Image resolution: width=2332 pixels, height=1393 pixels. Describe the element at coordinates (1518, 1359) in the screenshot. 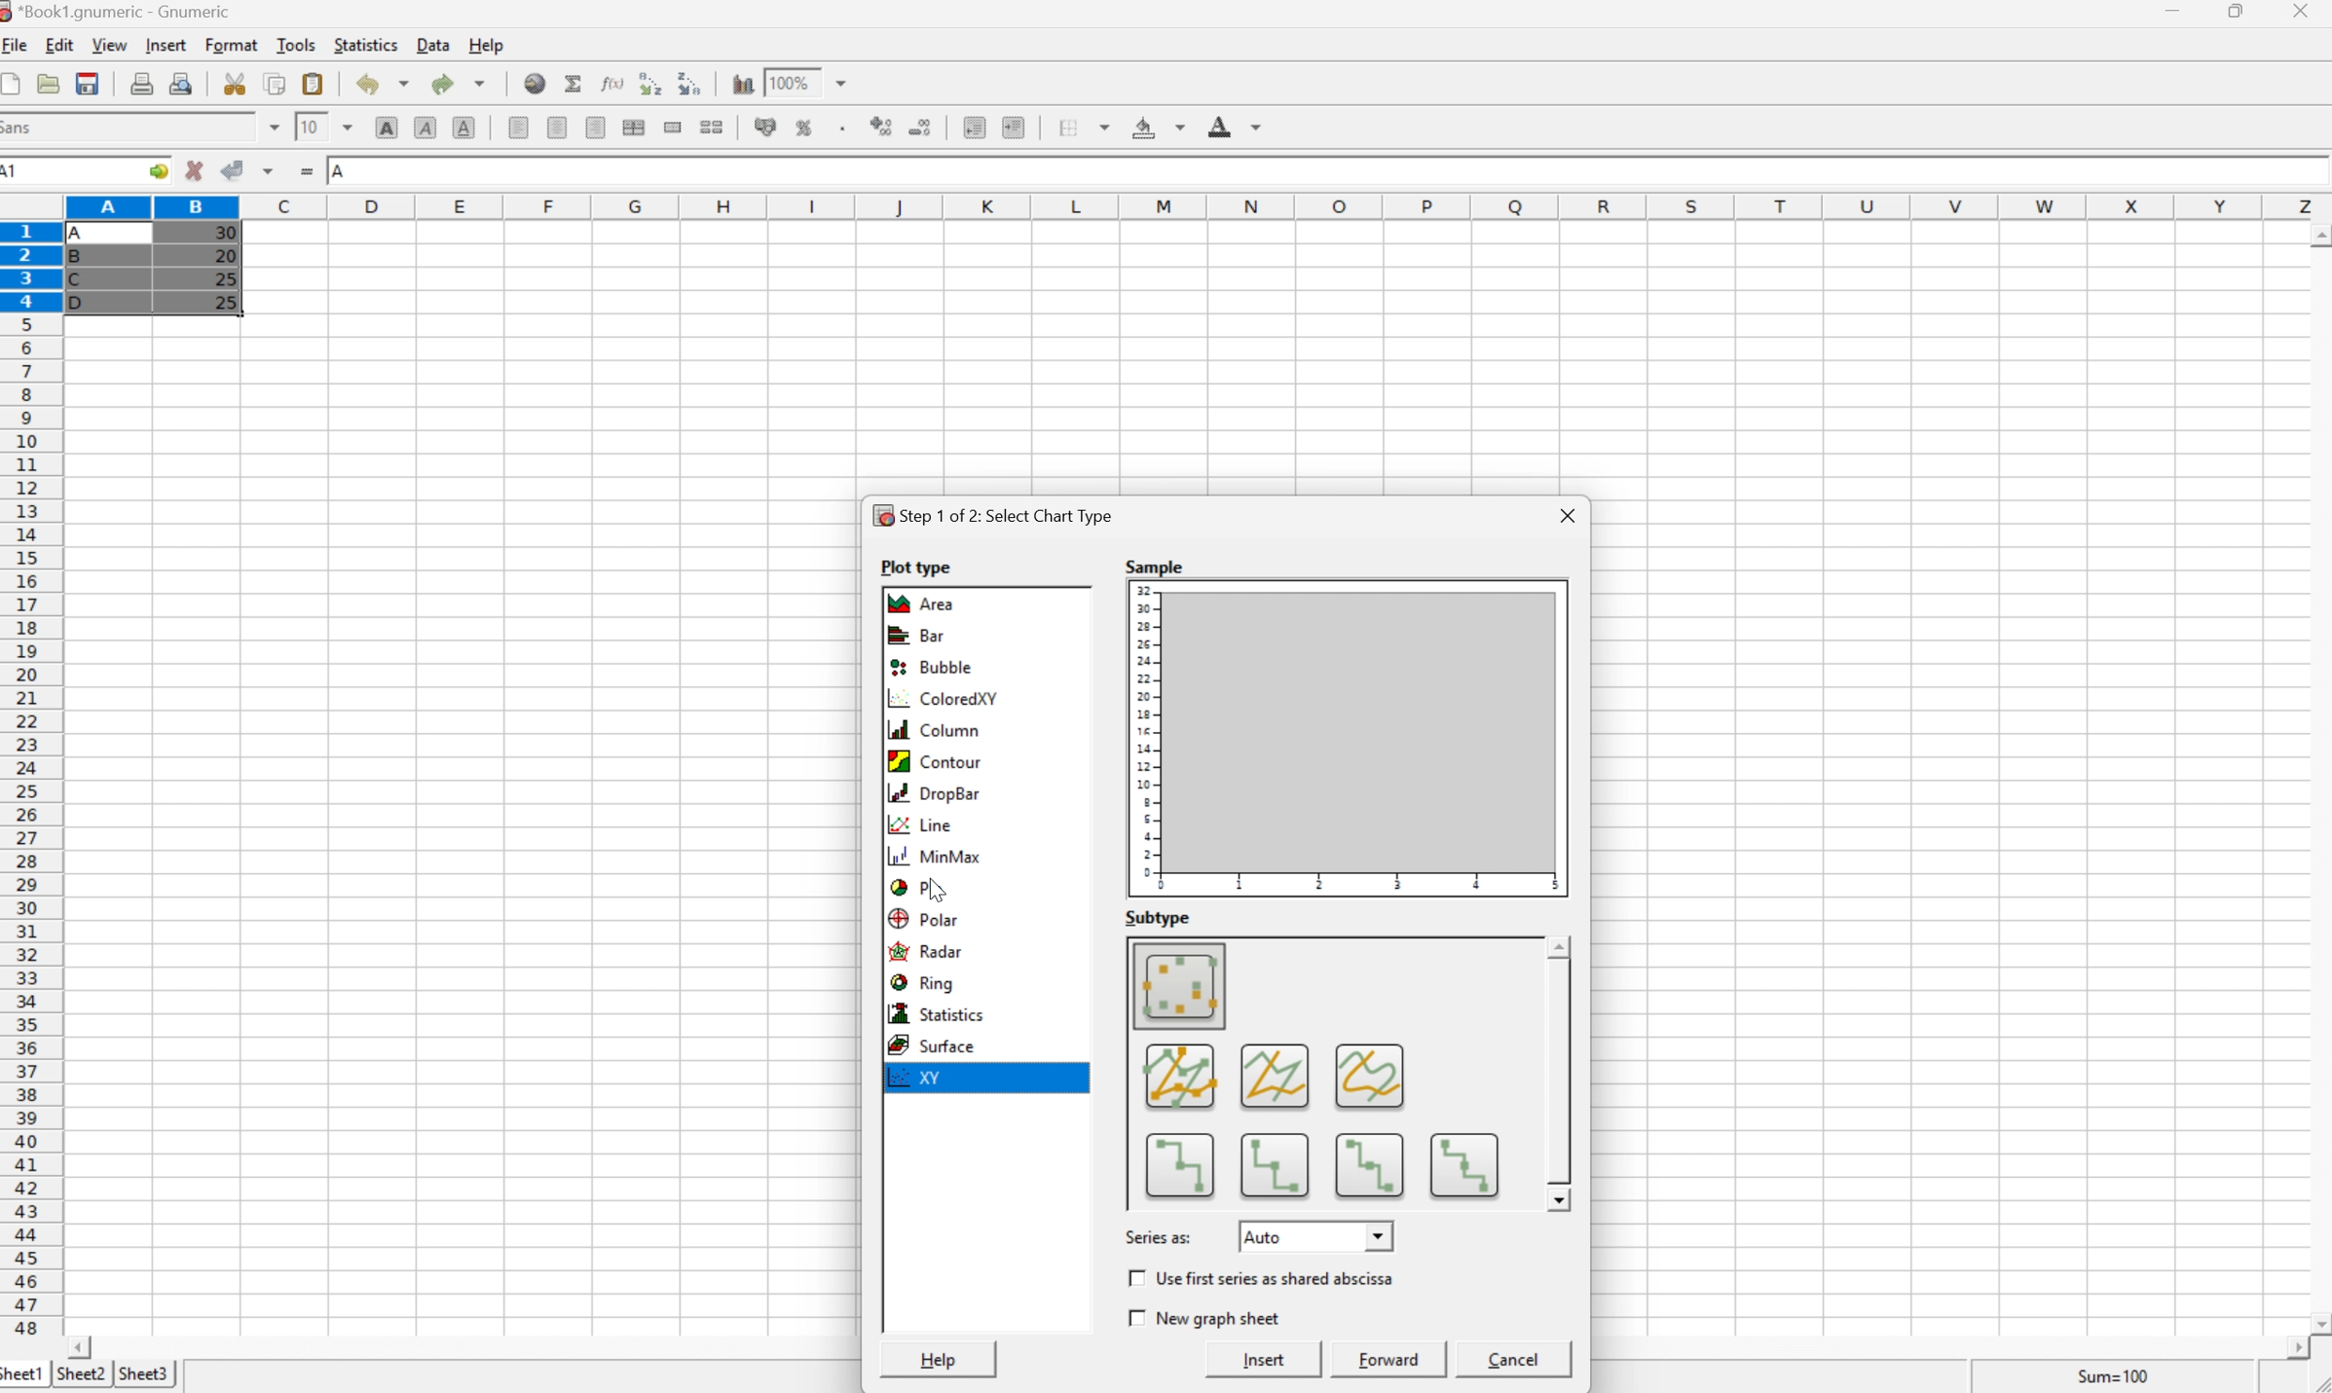

I see `Cancel` at that location.